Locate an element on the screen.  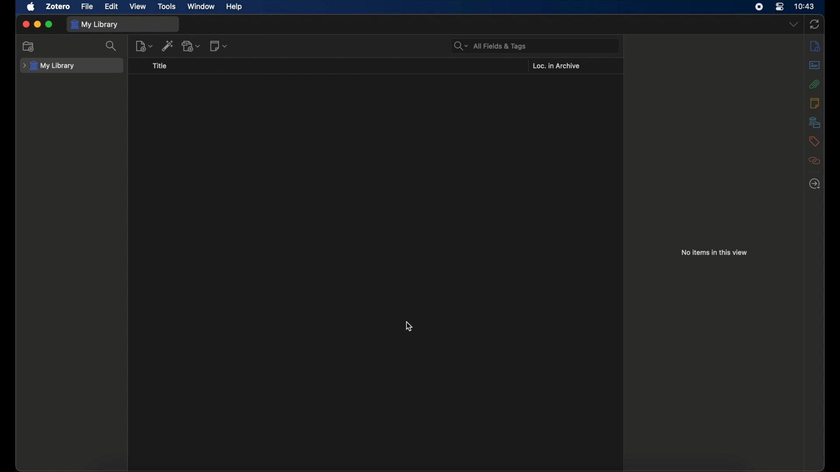
my library is located at coordinates (94, 24).